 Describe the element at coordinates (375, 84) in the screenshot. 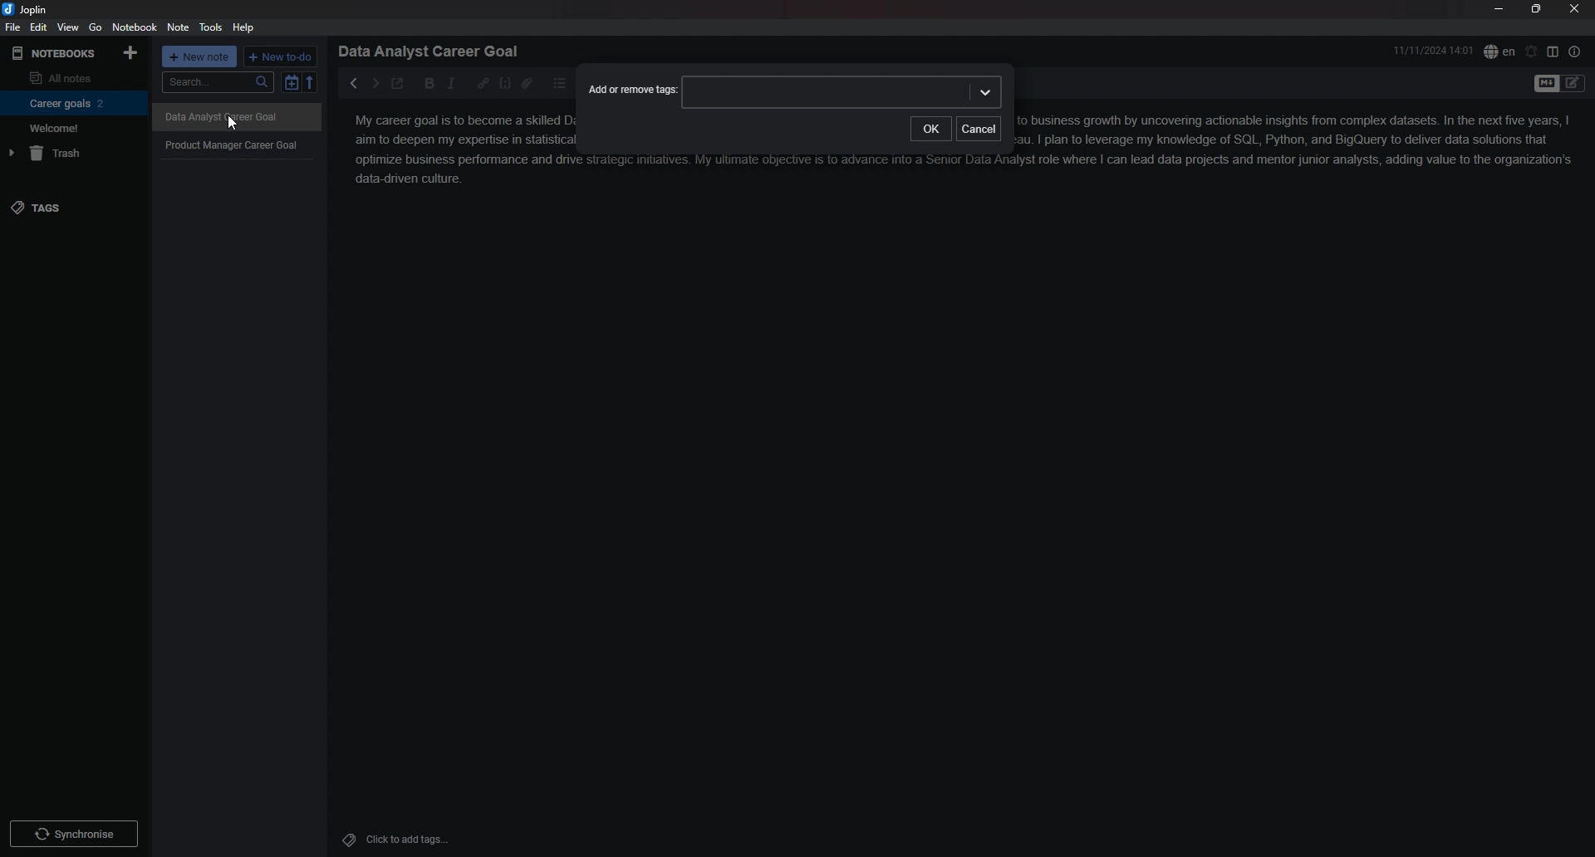

I see `next` at that location.